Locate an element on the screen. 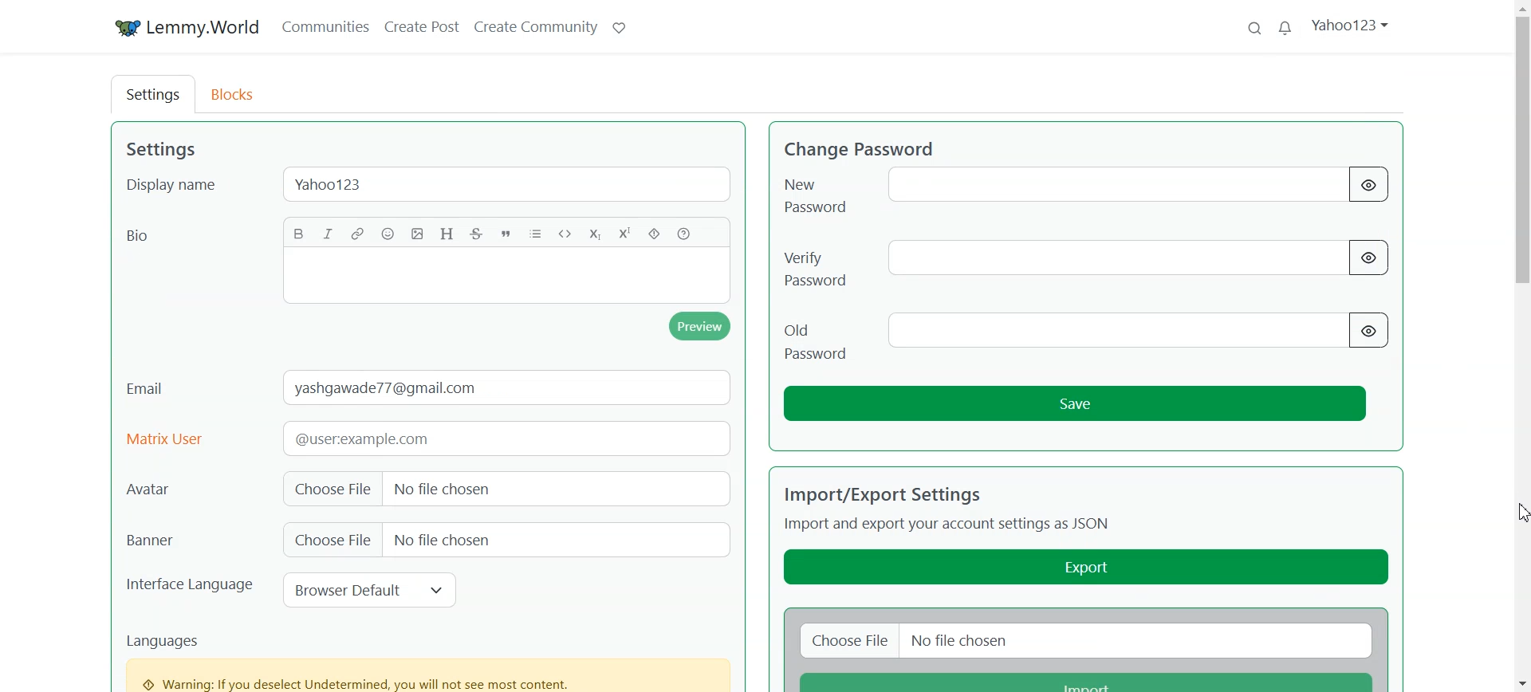 The height and width of the screenshot is (692, 1531). Avatar is located at coordinates (189, 488).